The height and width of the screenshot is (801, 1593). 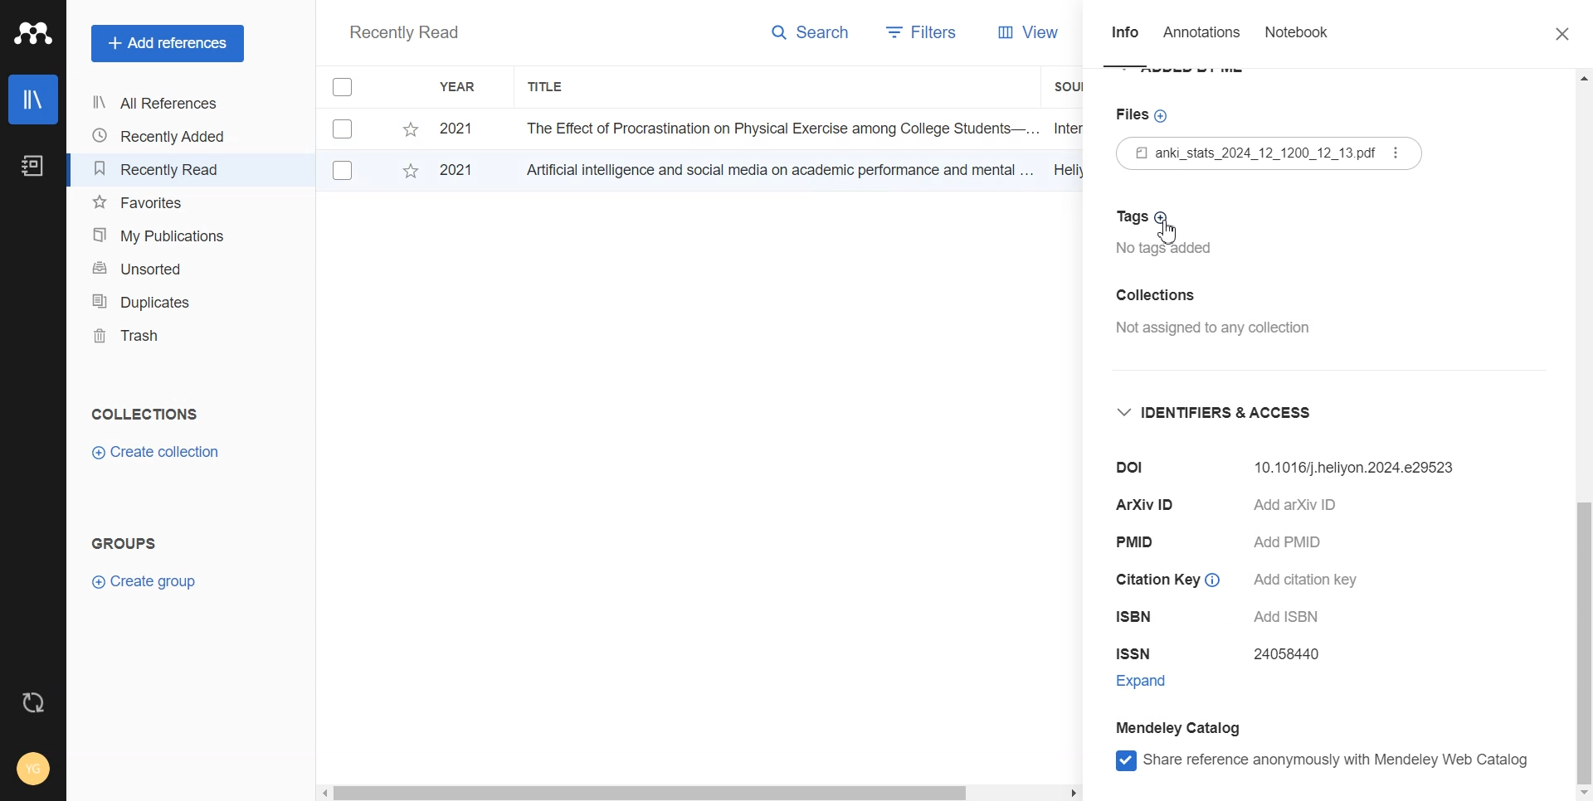 What do you see at coordinates (776, 128) in the screenshot?
I see `The Effect of Procrastination on Physical Exercise among College Students—...` at bounding box center [776, 128].